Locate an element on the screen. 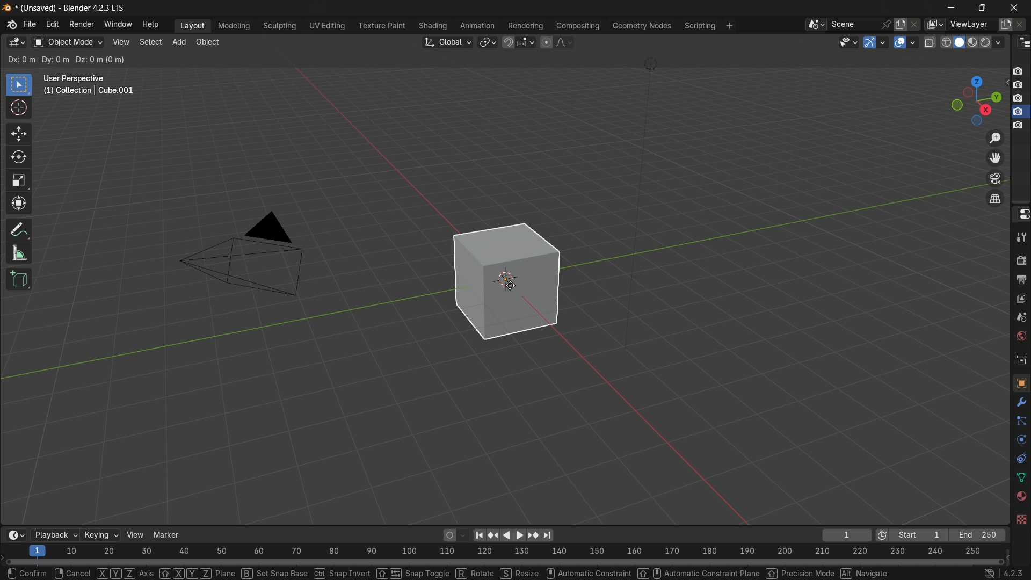 This screenshot has height=580, width=1031. editor type is located at coordinates (1022, 44).